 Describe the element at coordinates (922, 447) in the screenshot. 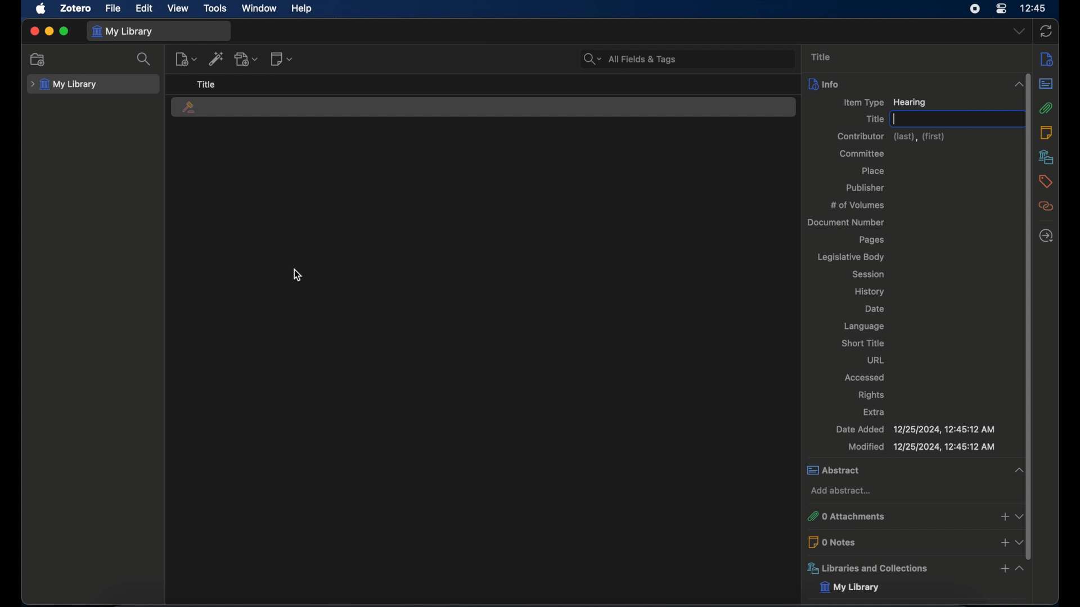

I see `modified` at that location.